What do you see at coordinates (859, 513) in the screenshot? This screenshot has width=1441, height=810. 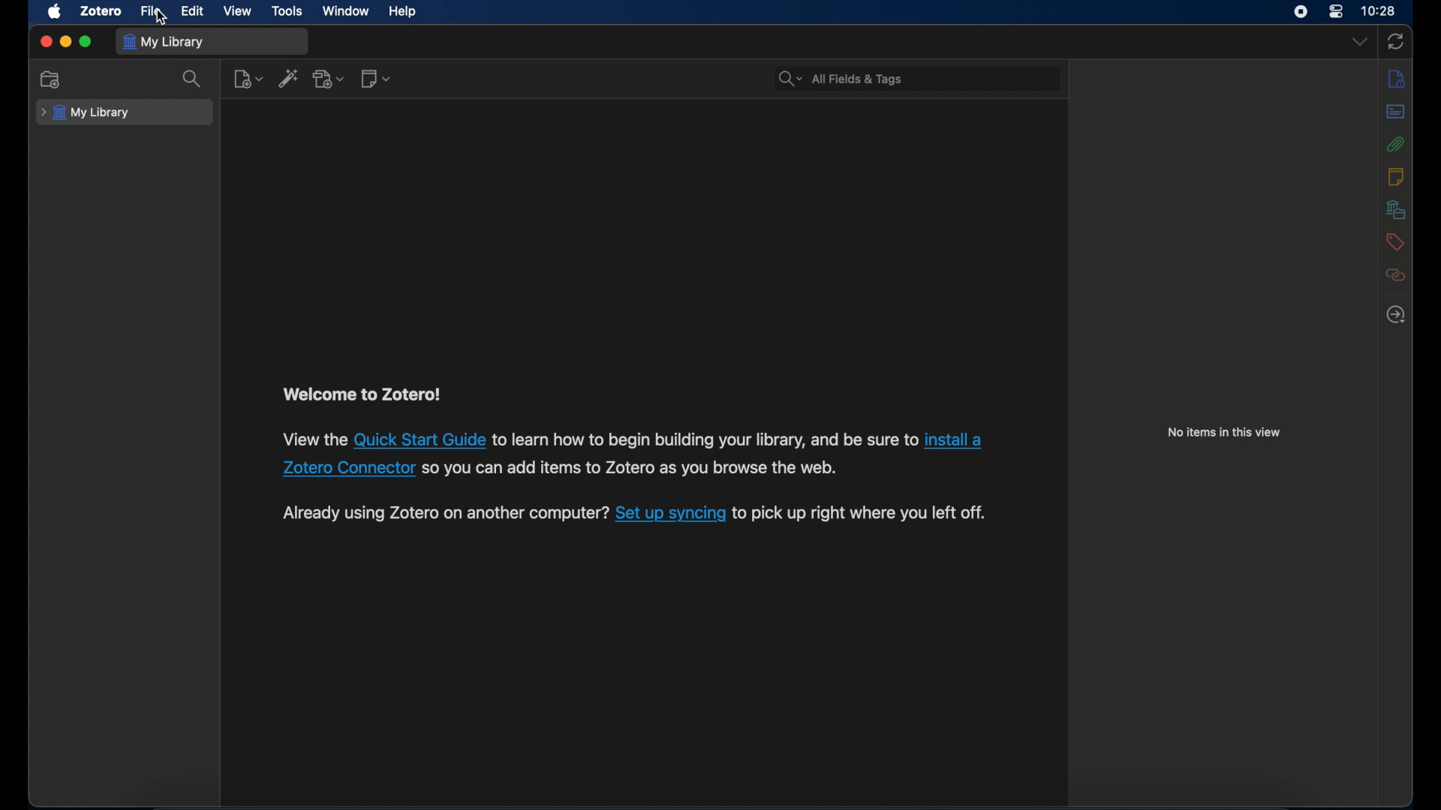 I see `link` at bounding box center [859, 513].